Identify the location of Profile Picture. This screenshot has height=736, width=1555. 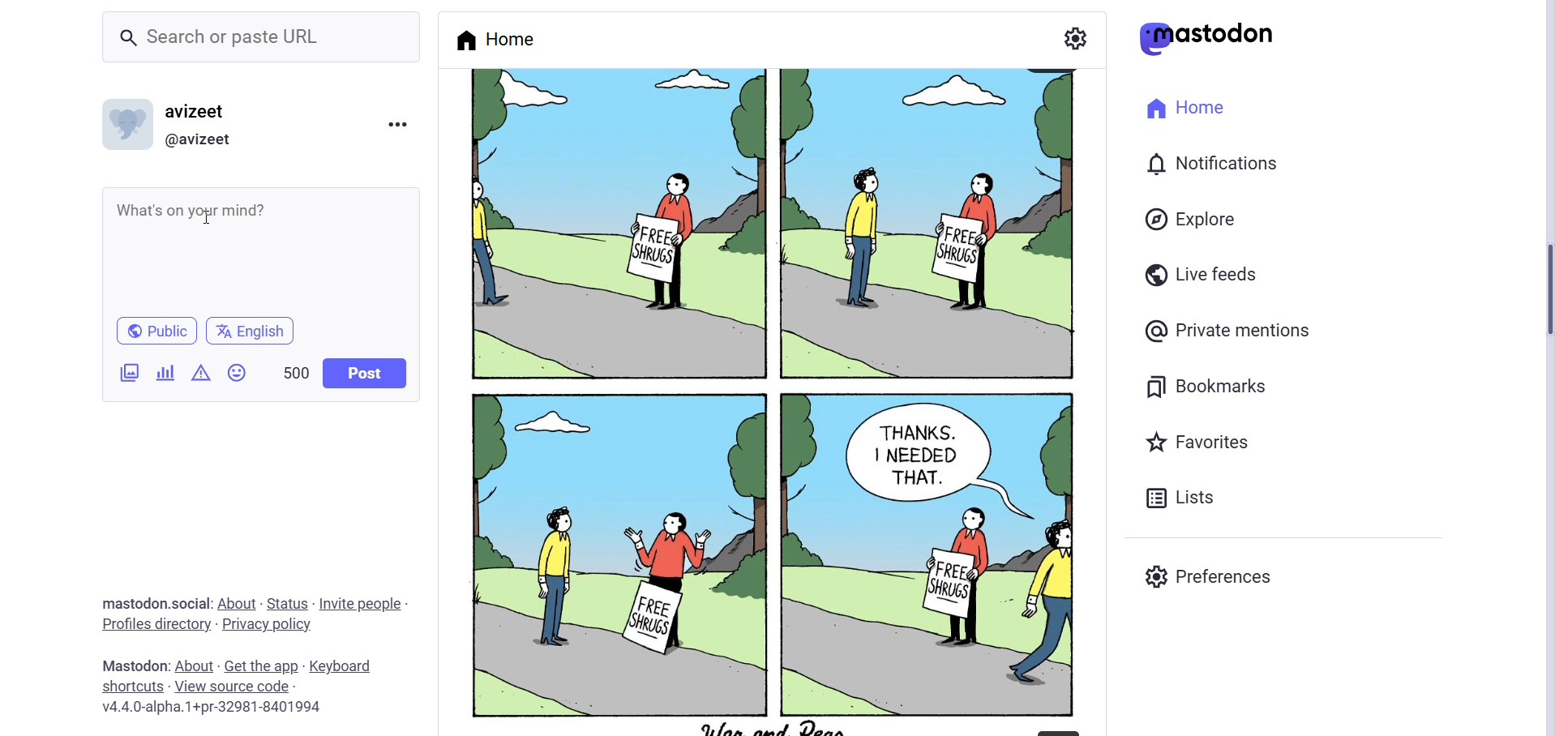
(126, 123).